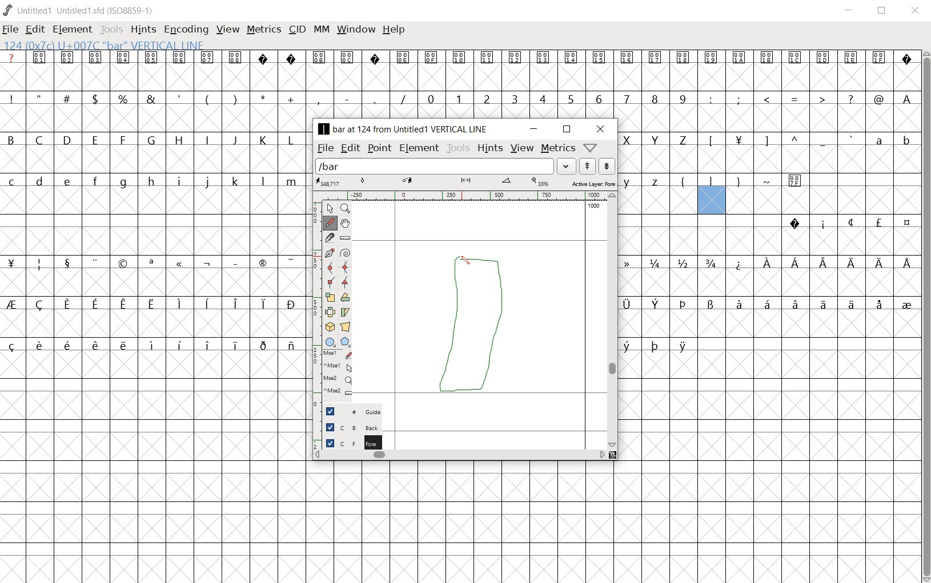  What do you see at coordinates (322, 29) in the screenshot?
I see `mm` at bounding box center [322, 29].